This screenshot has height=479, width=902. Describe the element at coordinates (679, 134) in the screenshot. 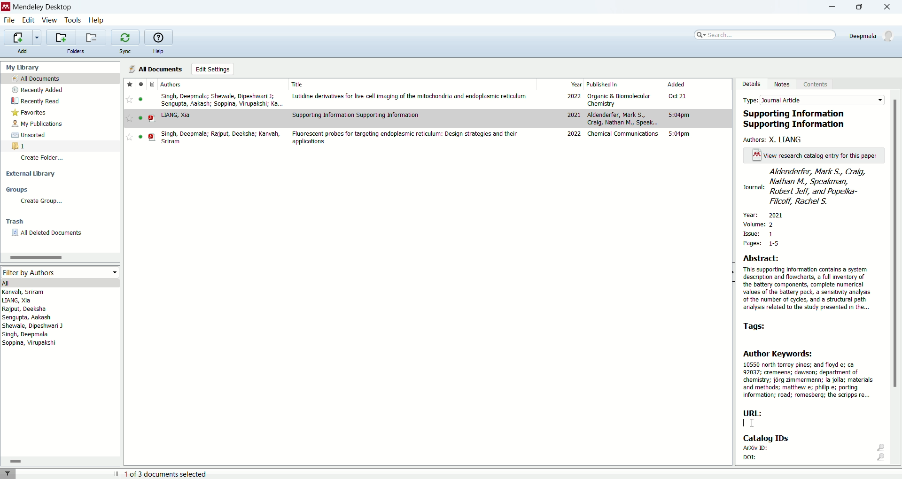

I see `5:04pm` at that location.